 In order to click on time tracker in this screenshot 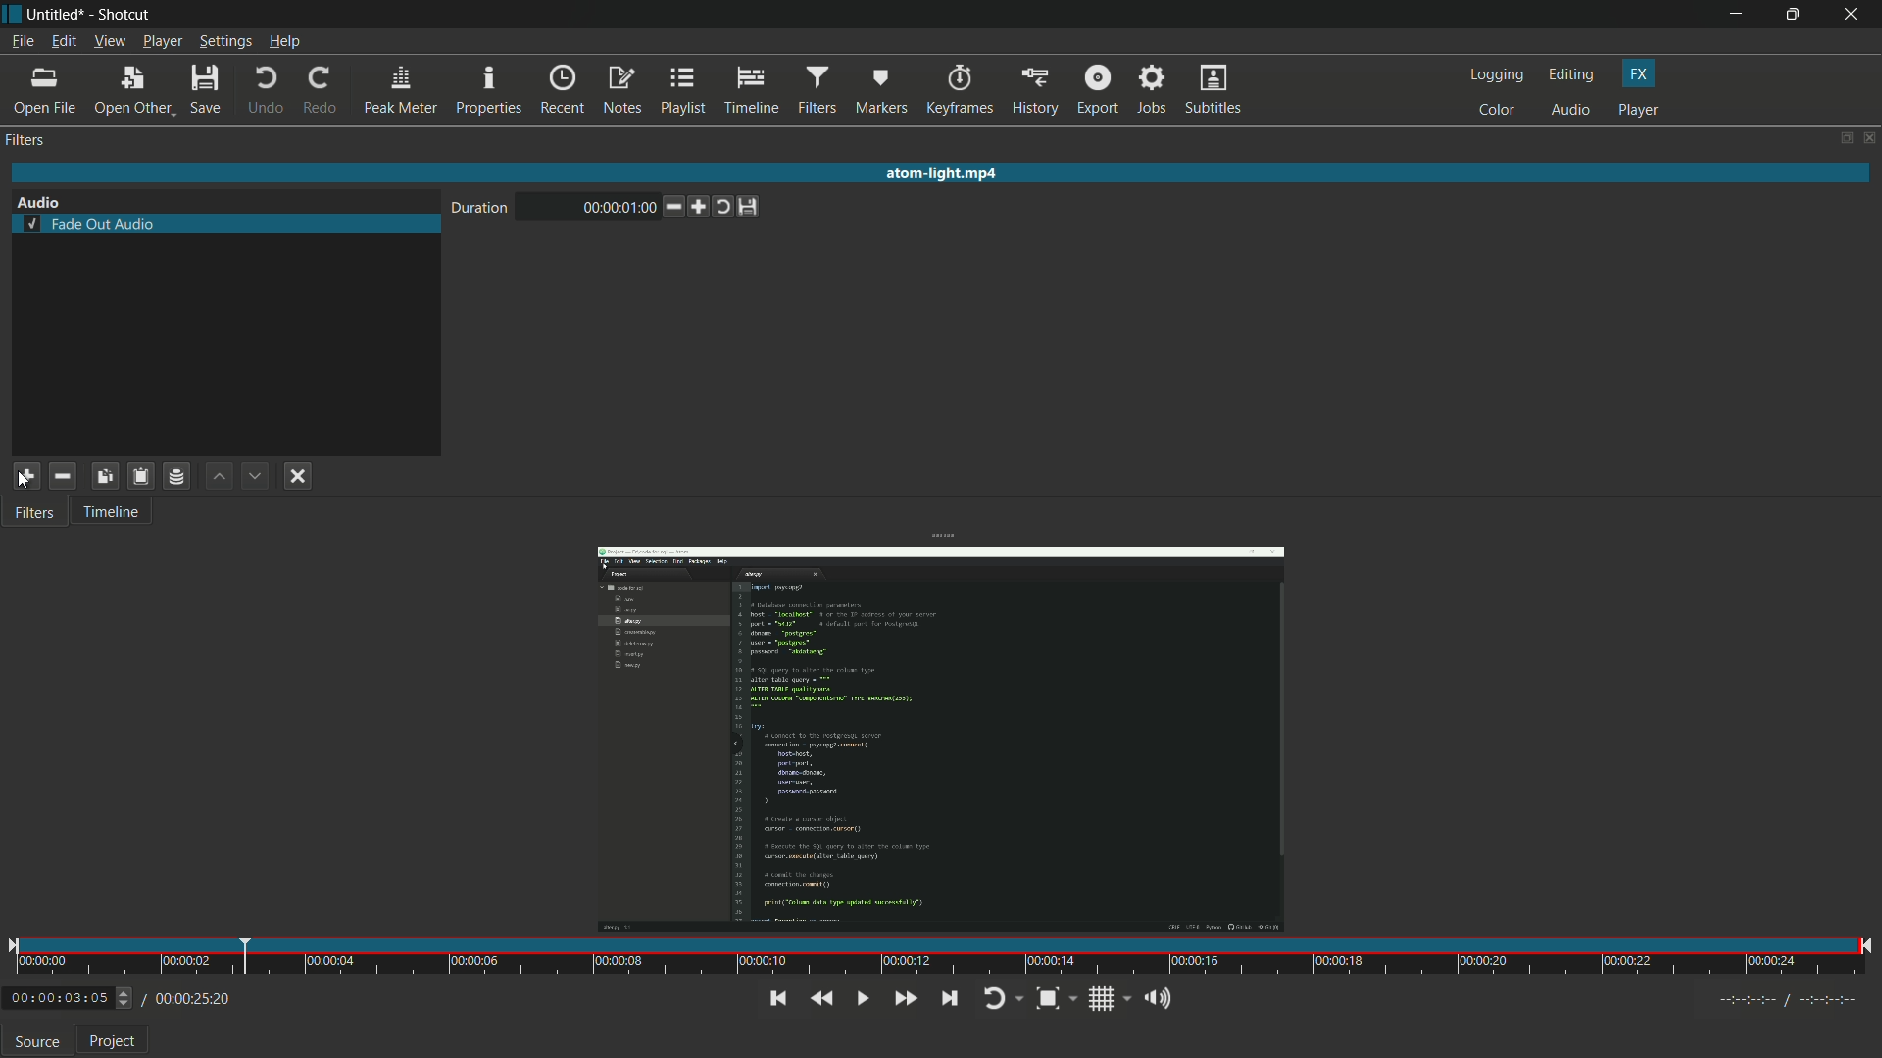, I will do `click(940, 957)`.